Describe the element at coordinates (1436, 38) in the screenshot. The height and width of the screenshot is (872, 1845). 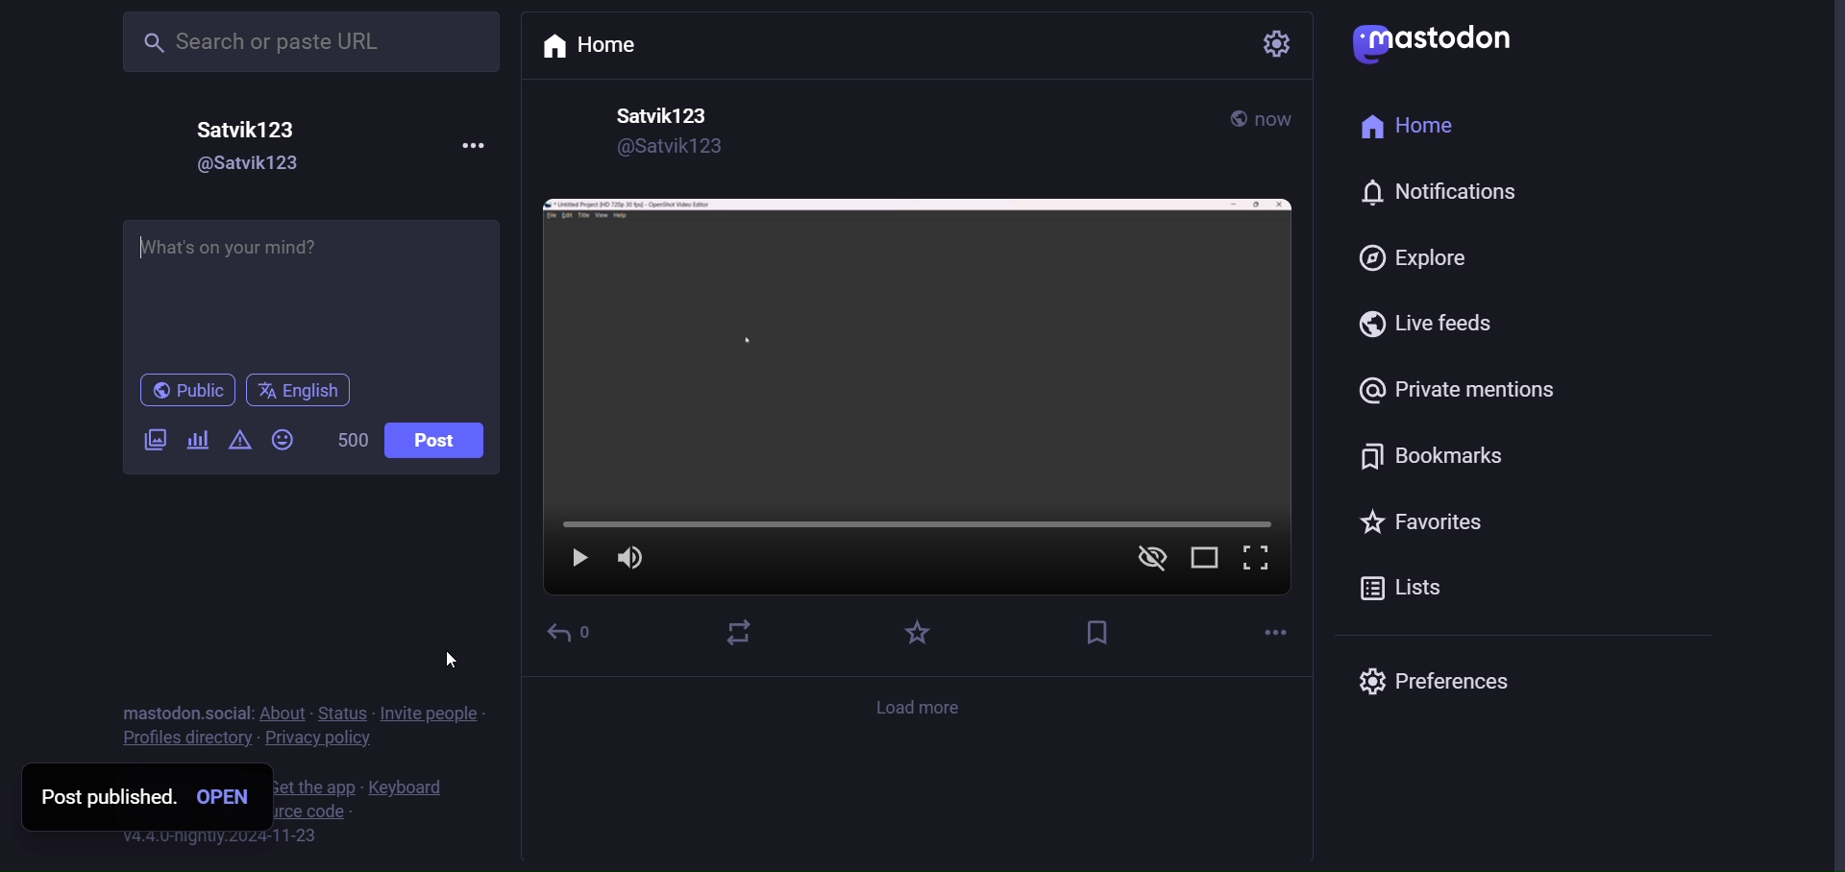
I see `mastodon` at that location.